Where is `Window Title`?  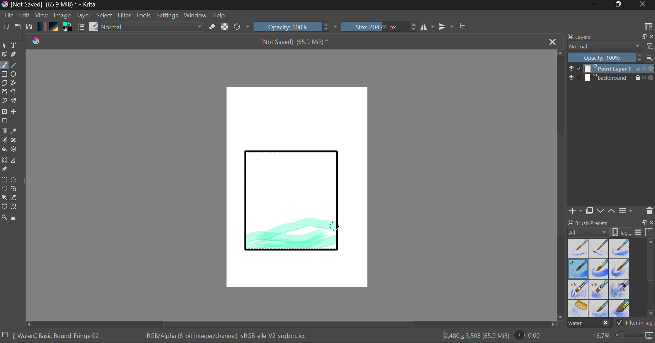
Window Title is located at coordinates (50, 5).